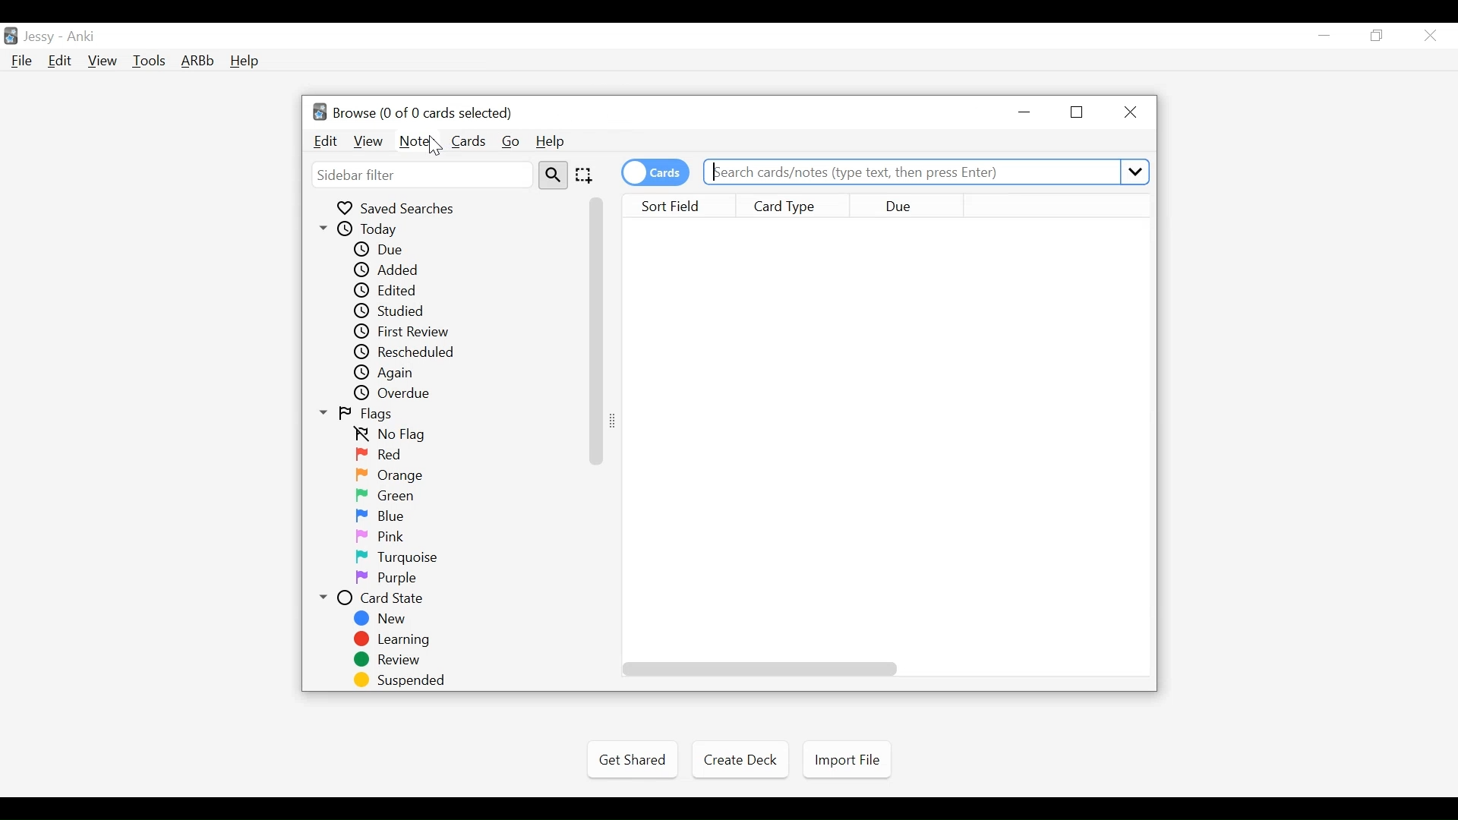 The image size is (1458, 820). Describe the element at coordinates (400, 680) in the screenshot. I see `Suspended` at that location.